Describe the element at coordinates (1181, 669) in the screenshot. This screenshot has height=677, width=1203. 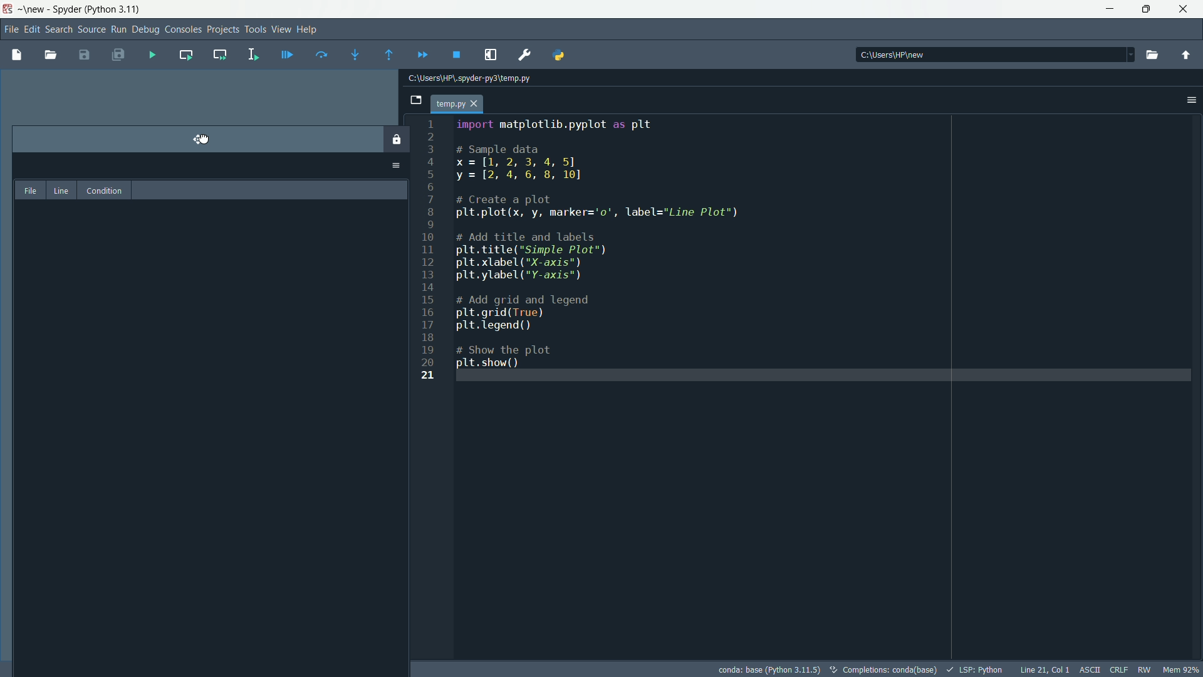
I see `memory usage` at that location.